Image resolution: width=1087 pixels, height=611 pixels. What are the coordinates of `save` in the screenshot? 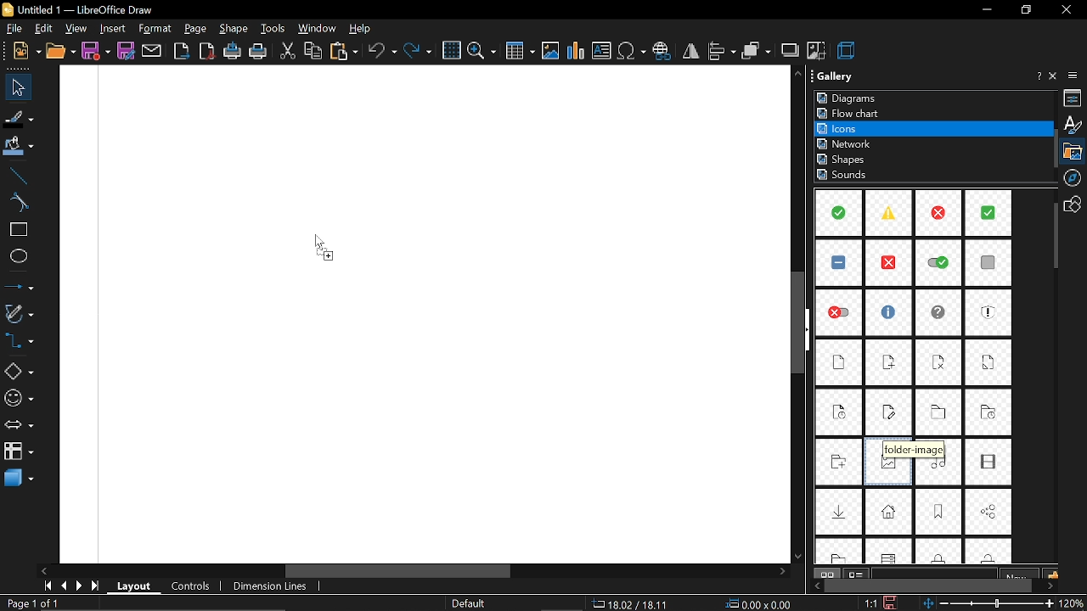 It's located at (95, 51).